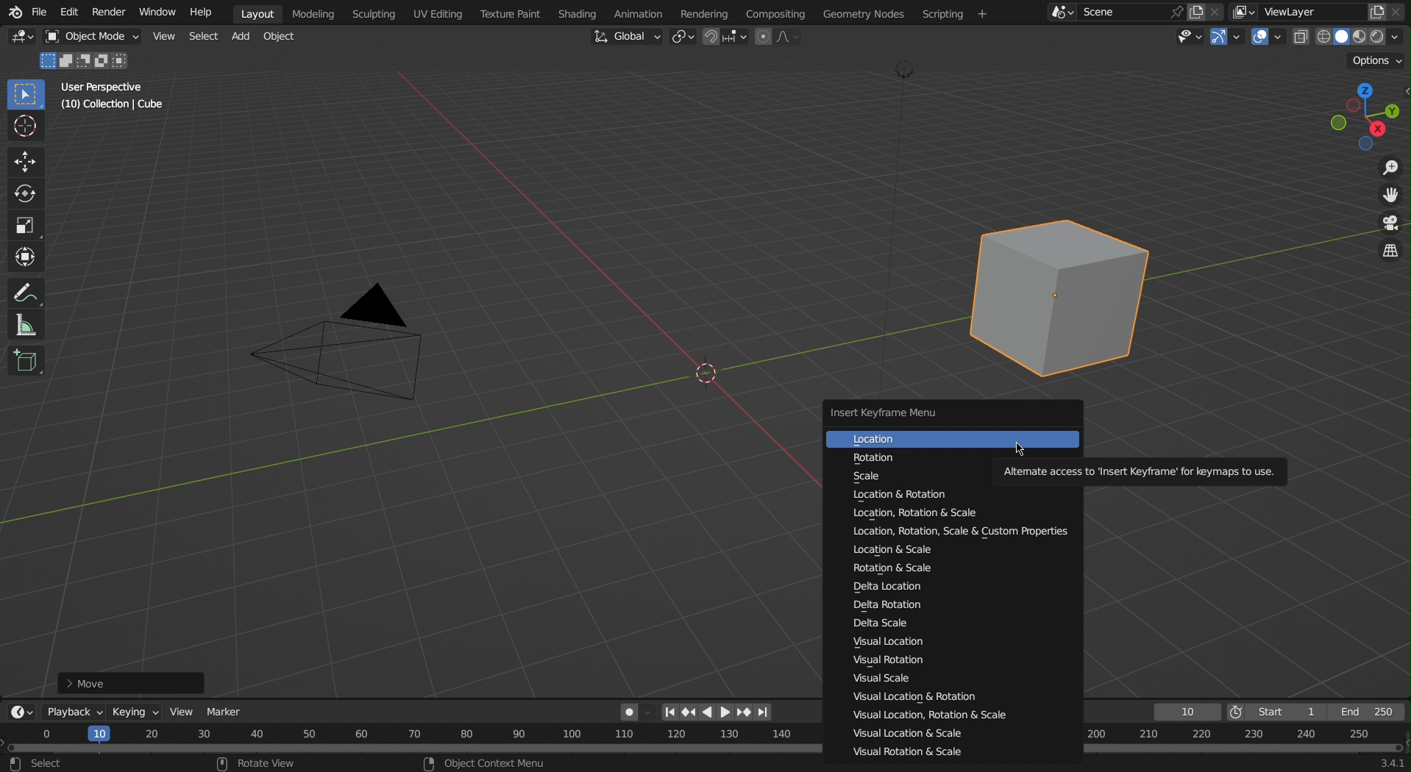 The image size is (1411, 772). Describe the element at coordinates (872, 12) in the screenshot. I see `Geometry Nodes` at that location.